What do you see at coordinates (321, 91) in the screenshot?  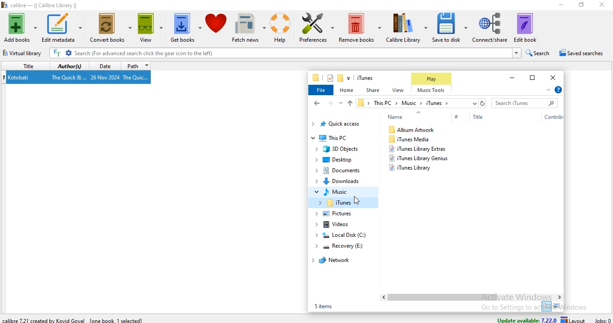 I see `file` at bounding box center [321, 91].